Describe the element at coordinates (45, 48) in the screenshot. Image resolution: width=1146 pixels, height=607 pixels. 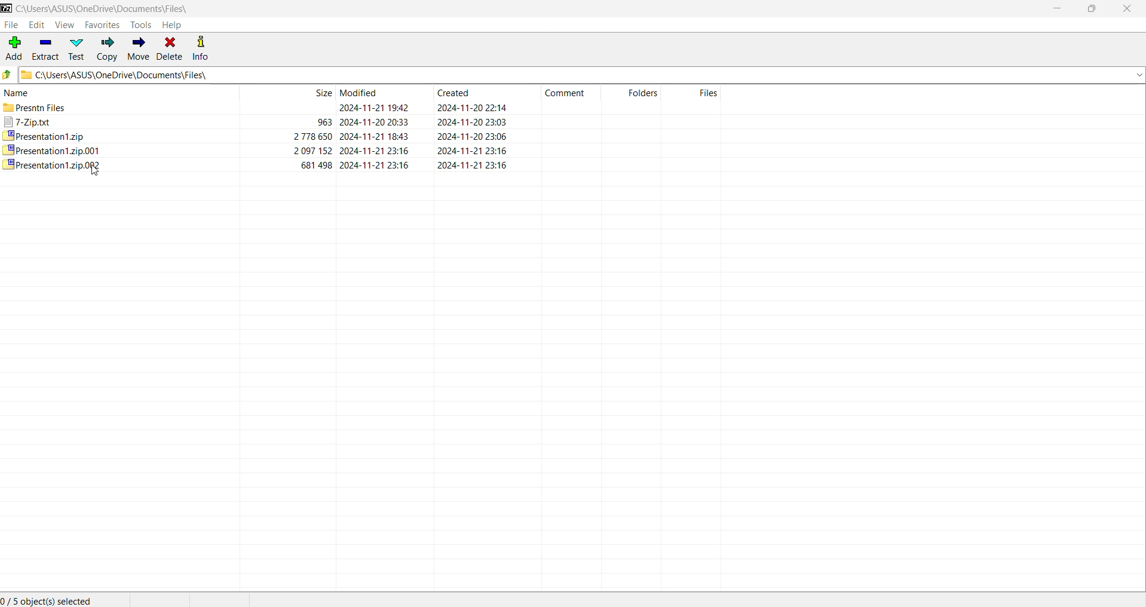
I see `Extract` at that location.